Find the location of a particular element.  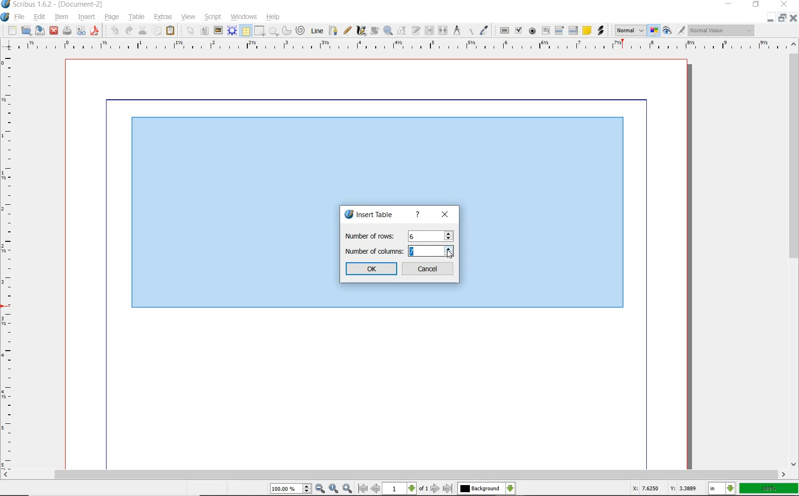

go to first page is located at coordinates (362, 489).